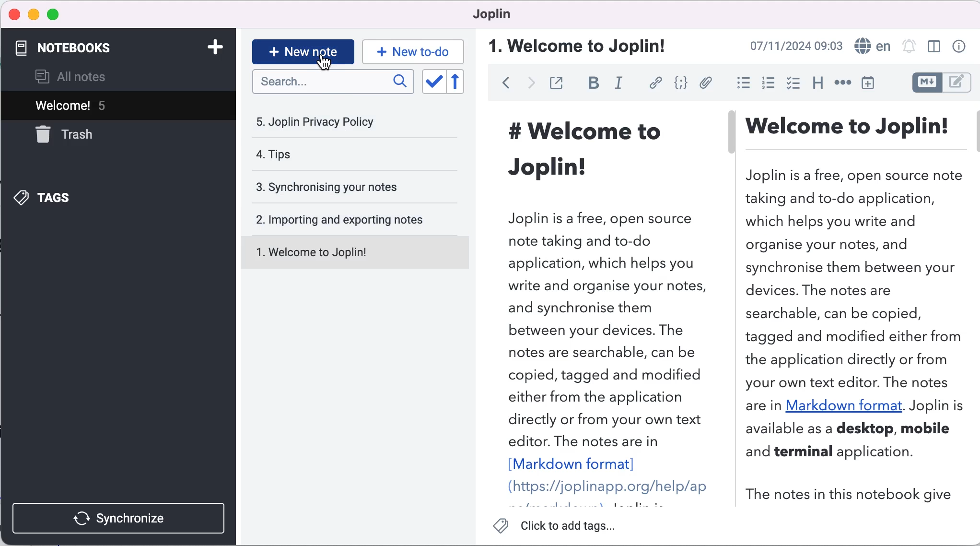 The image size is (980, 546). Describe the element at coordinates (766, 83) in the screenshot. I see `numbered list` at that location.